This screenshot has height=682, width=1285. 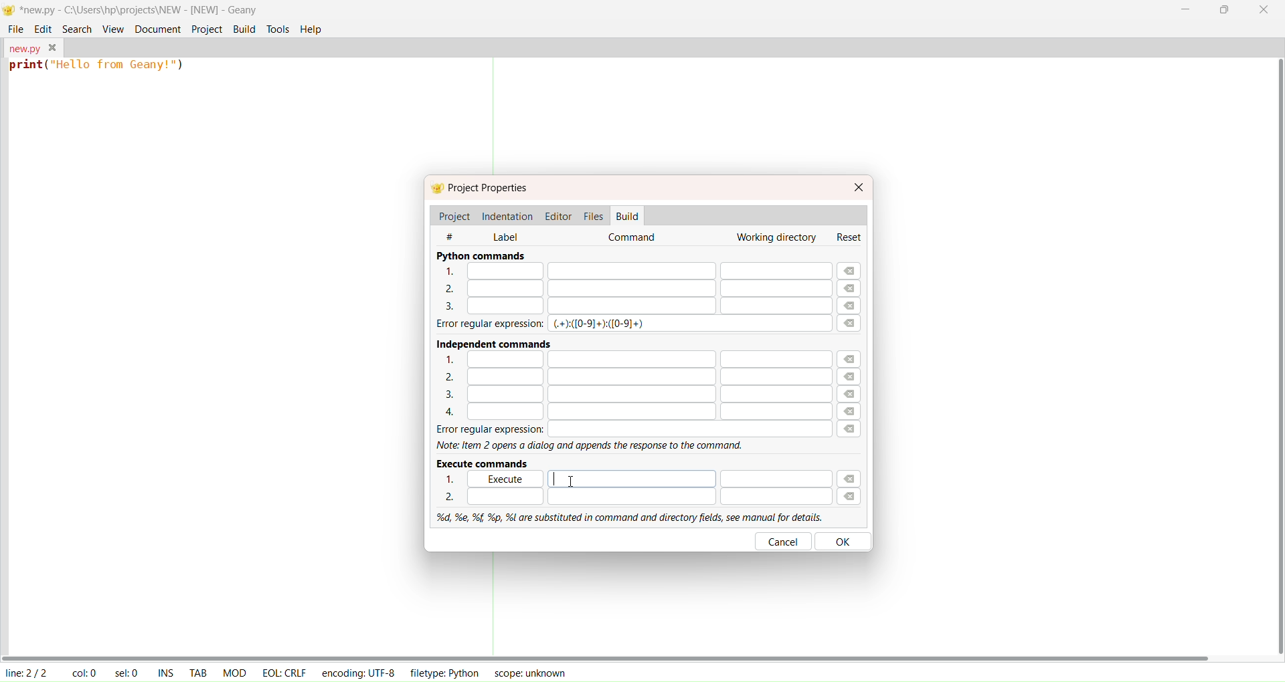 What do you see at coordinates (156, 28) in the screenshot?
I see `document` at bounding box center [156, 28].